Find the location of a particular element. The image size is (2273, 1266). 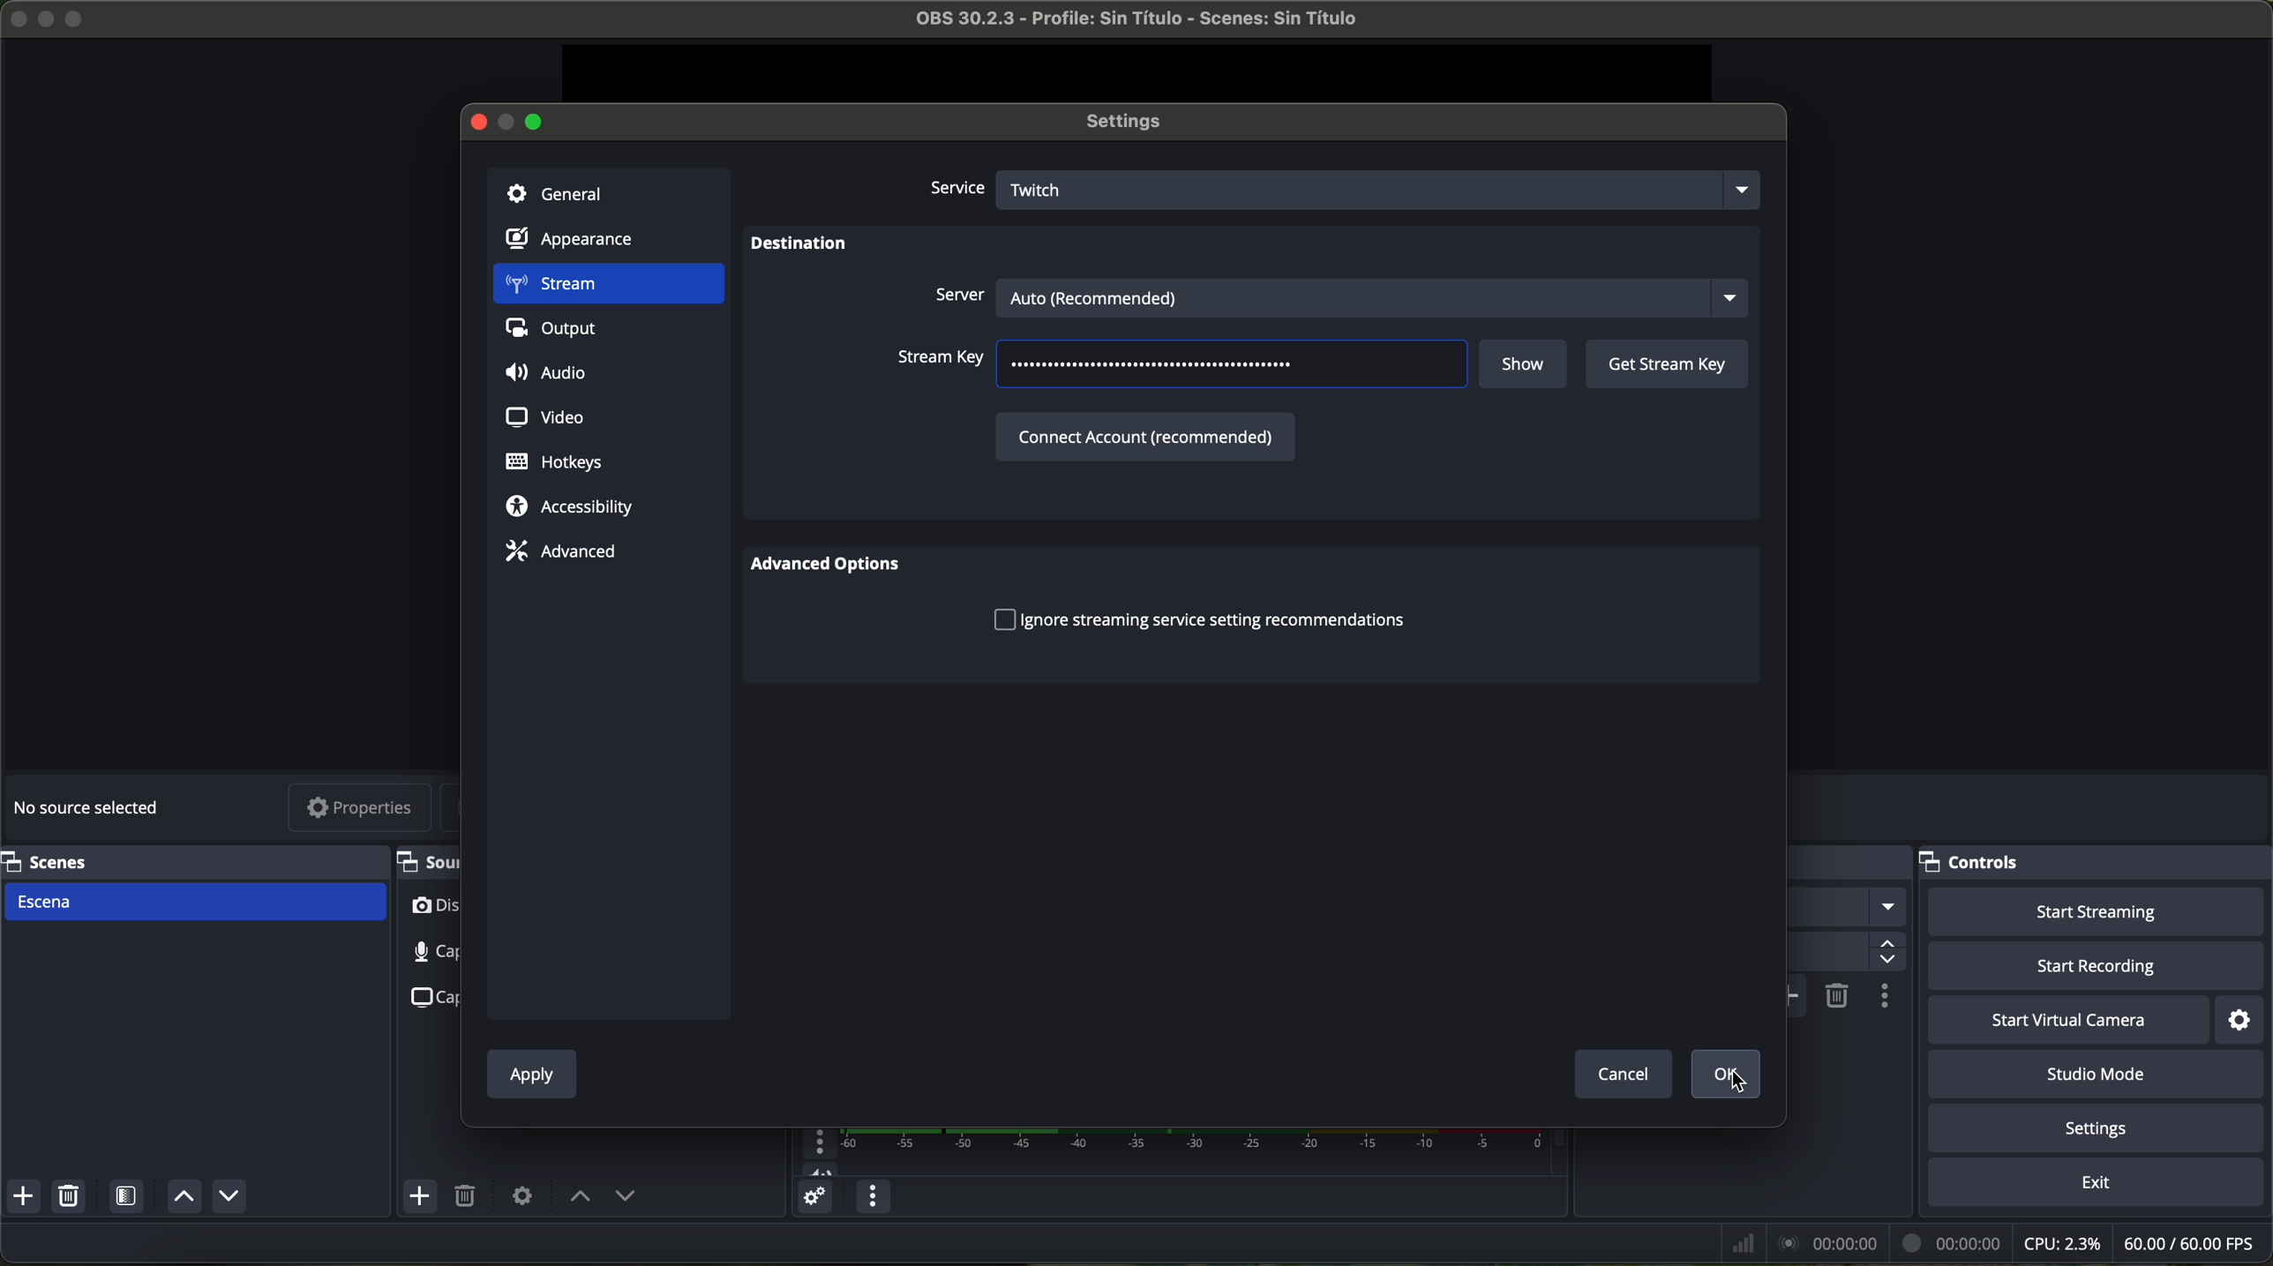

settings is located at coordinates (2100, 1131).